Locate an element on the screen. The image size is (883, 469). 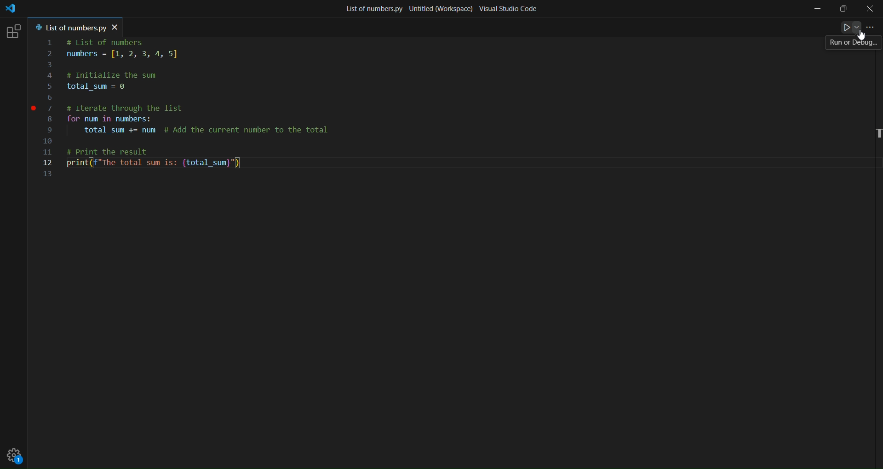
line number is located at coordinates (52, 109).